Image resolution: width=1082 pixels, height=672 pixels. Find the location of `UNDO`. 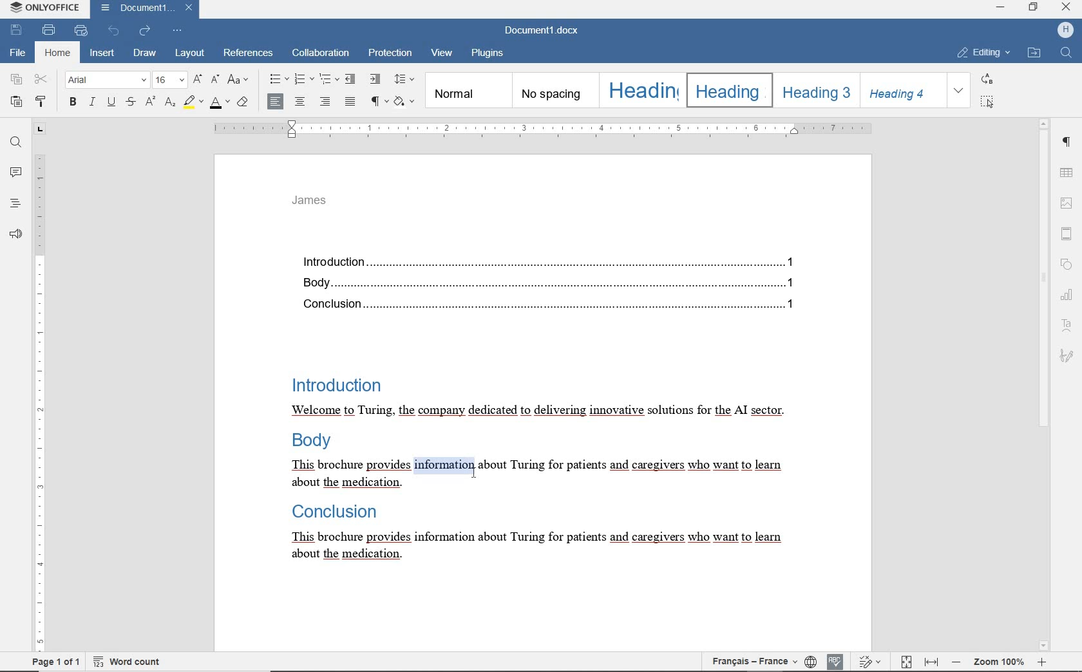

UNDO is located at coordinates (113, 30).